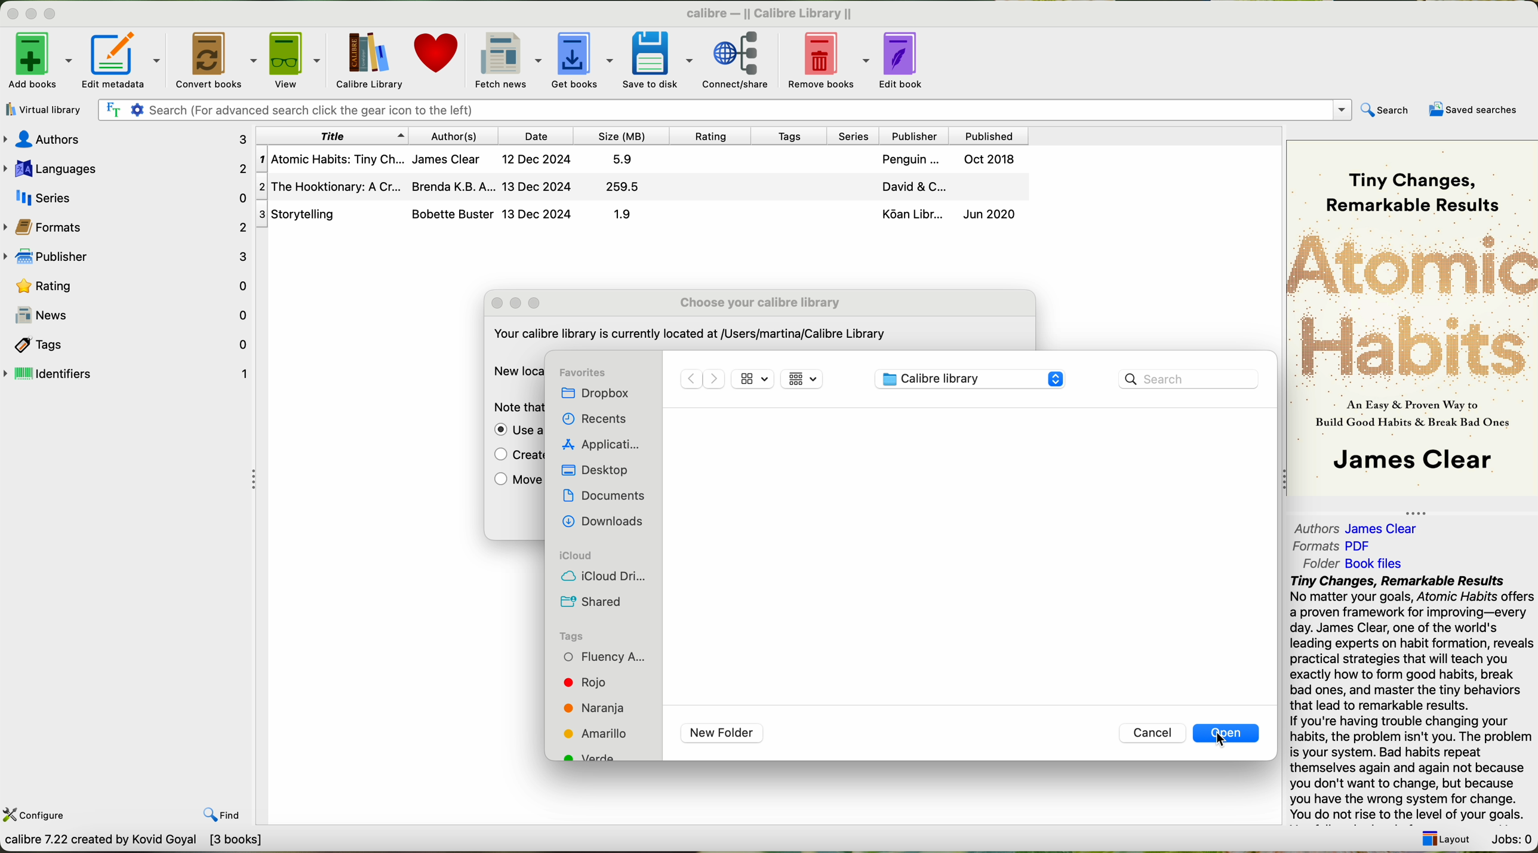 This screenshot has height=853, width=1538. What do you see at coordinates (1373, 563) in the screenshot?
I see `Book file` at bounding box center [1373, 563].